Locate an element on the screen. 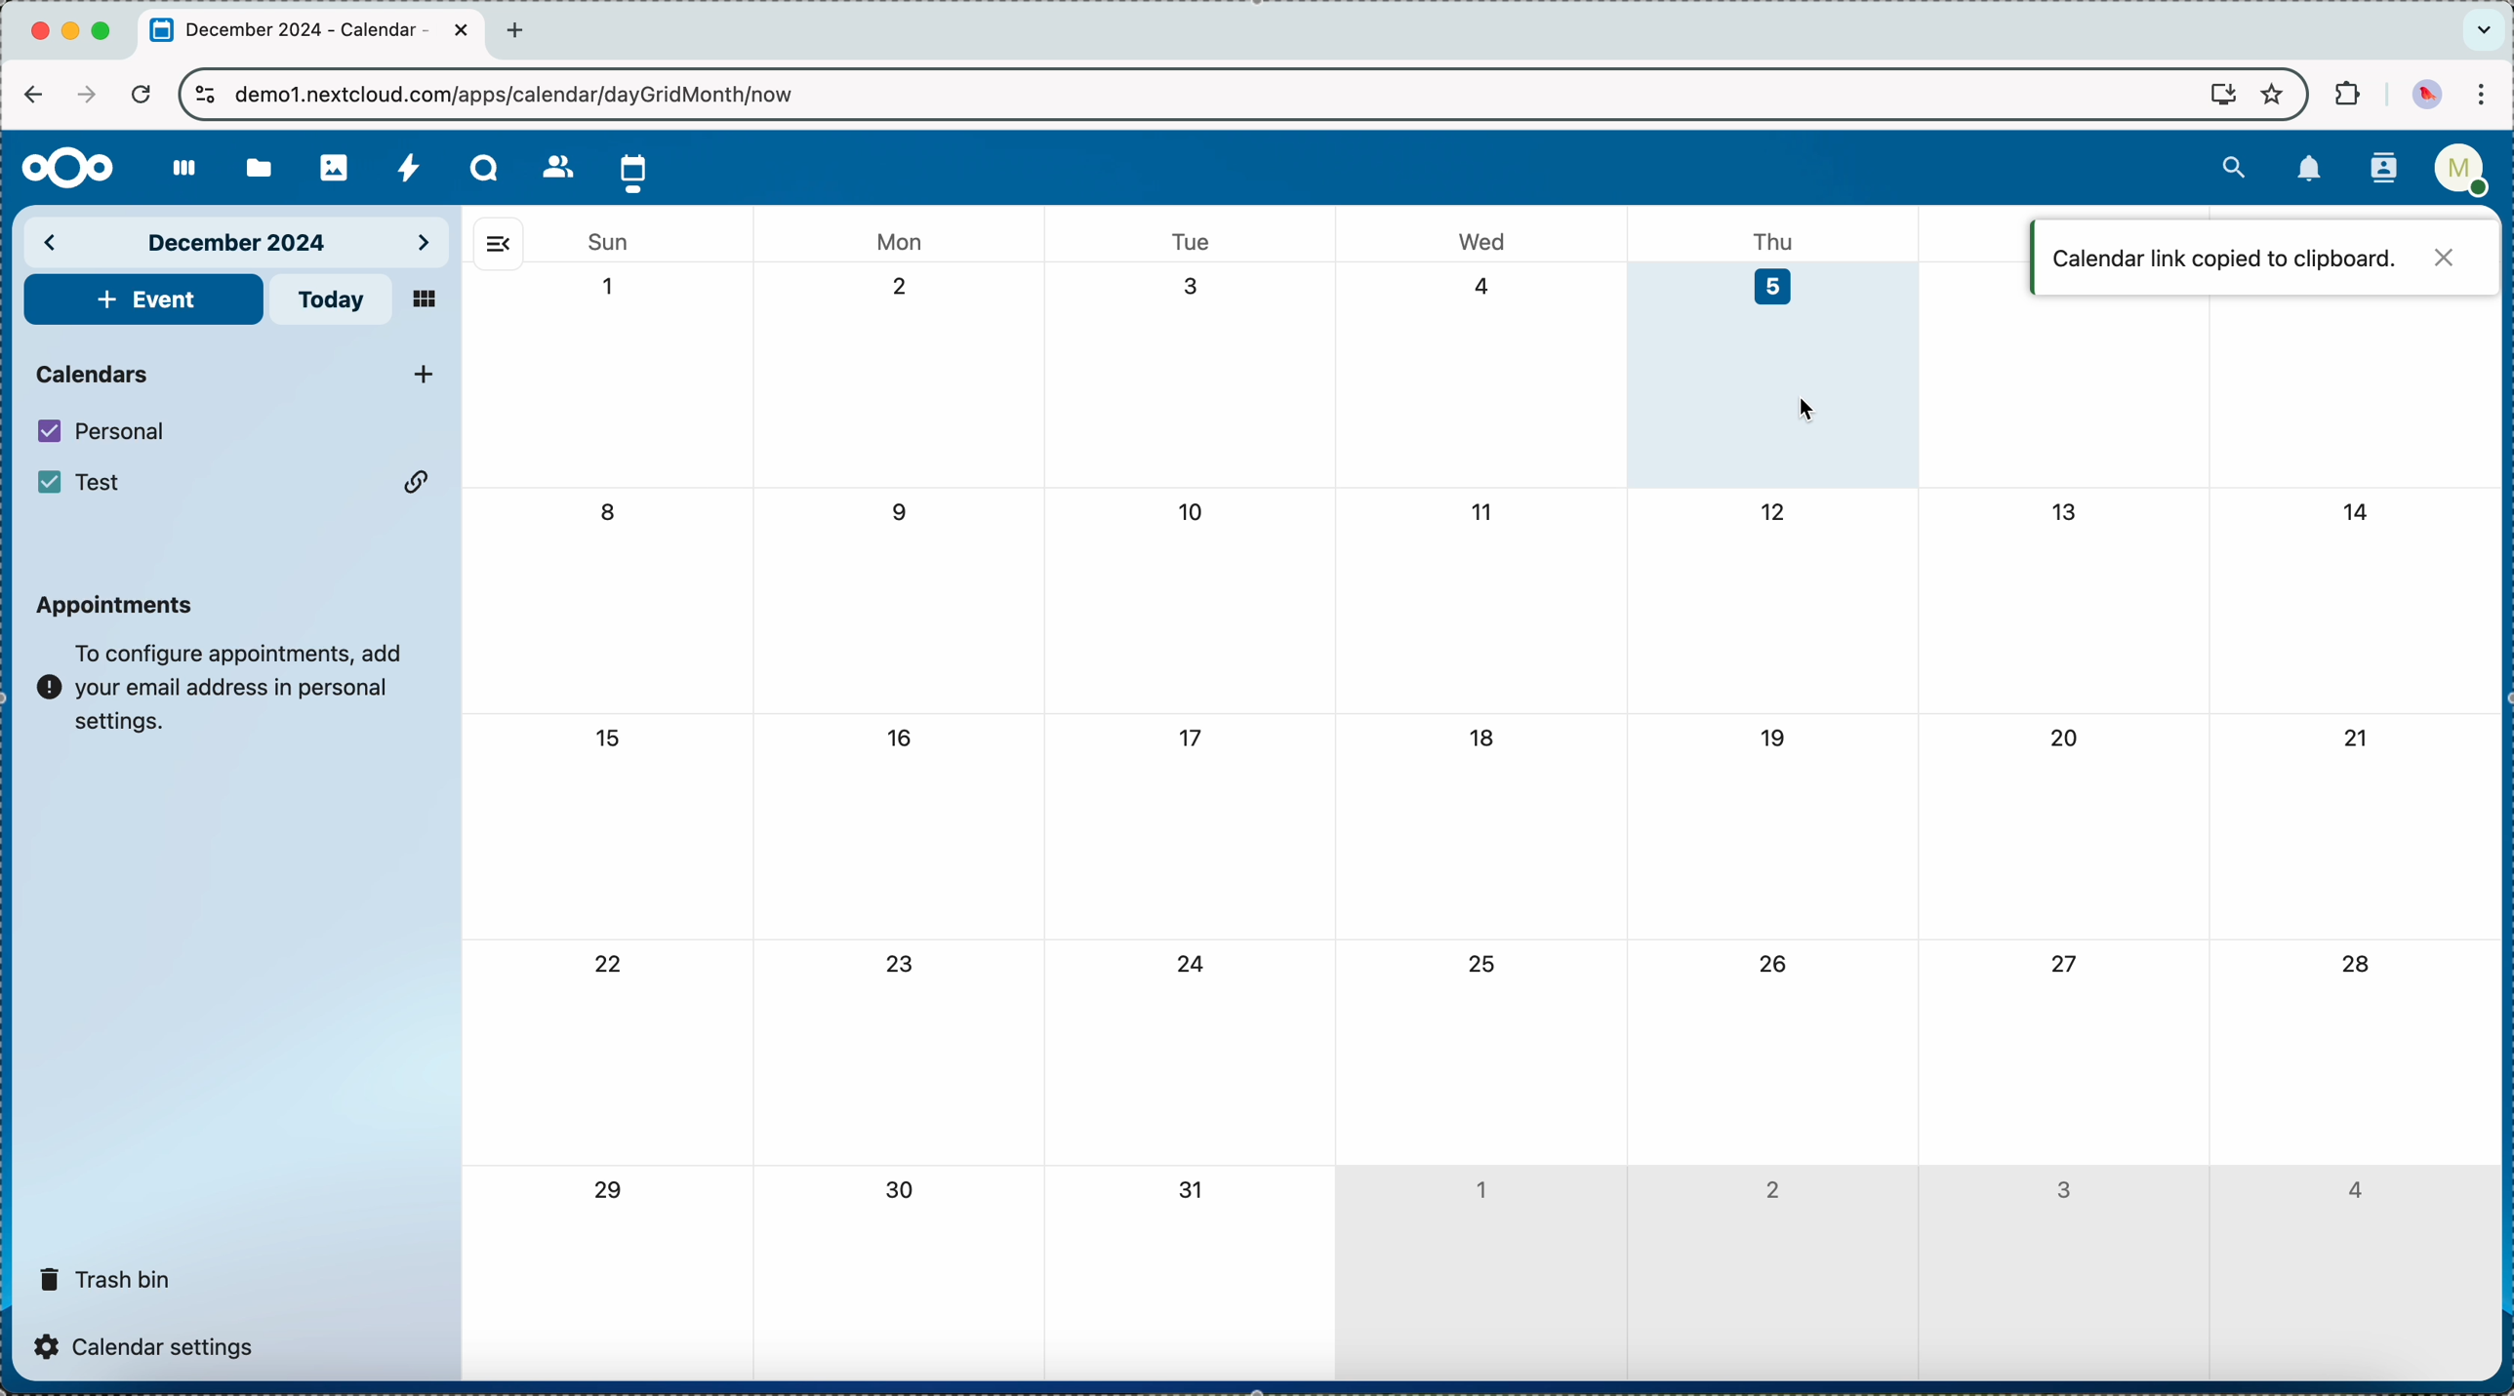 The height and width of the screenshot is (1396, 2514). 31 is located at coordinates (1193, 1191).